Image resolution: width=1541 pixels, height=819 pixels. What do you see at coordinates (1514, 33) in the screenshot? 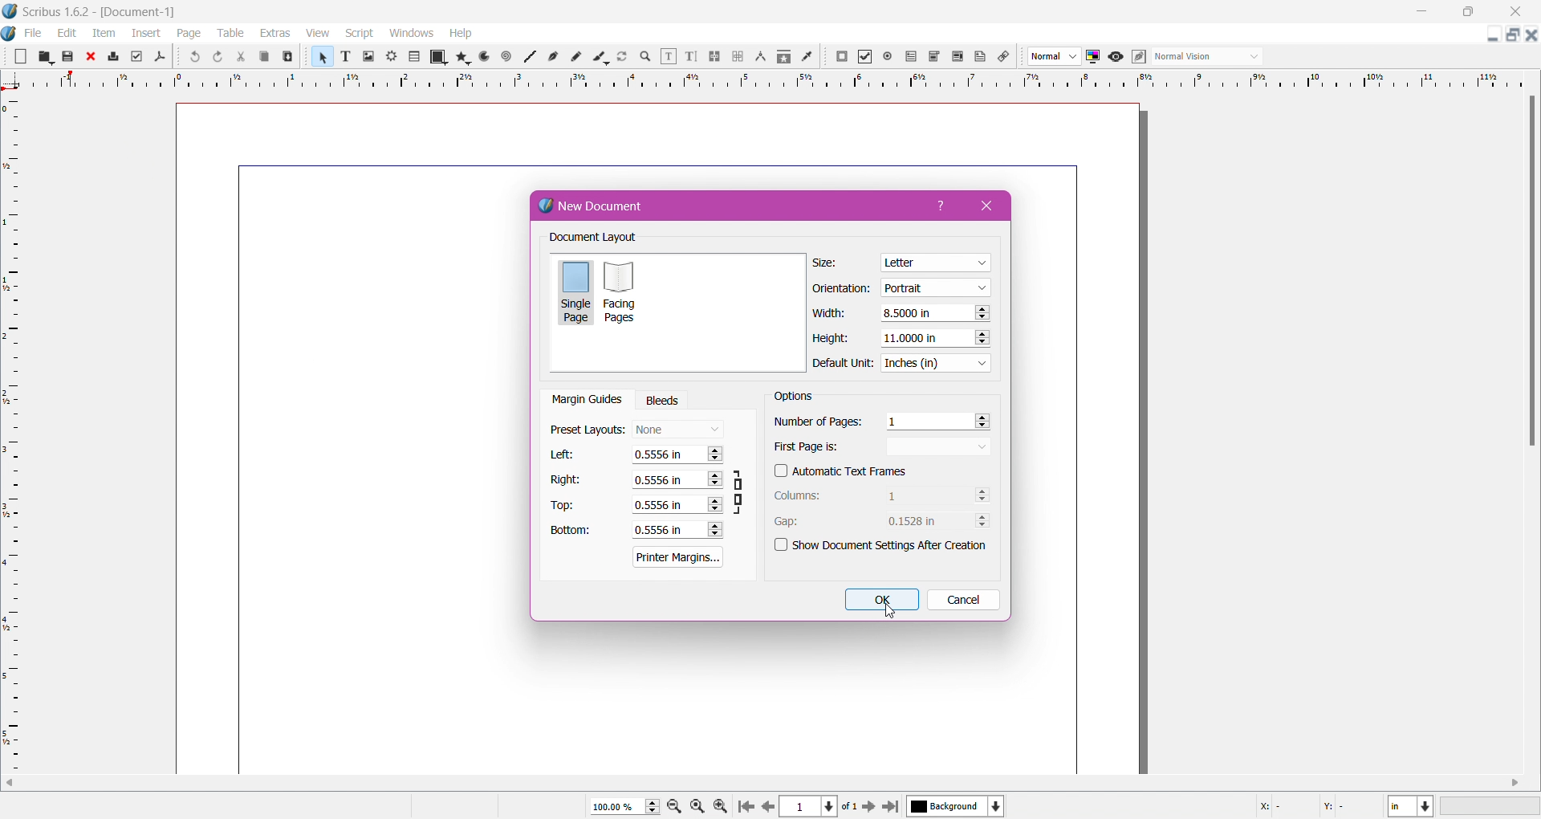
I see `multiple tabs` at bounding box center [1514, 33].